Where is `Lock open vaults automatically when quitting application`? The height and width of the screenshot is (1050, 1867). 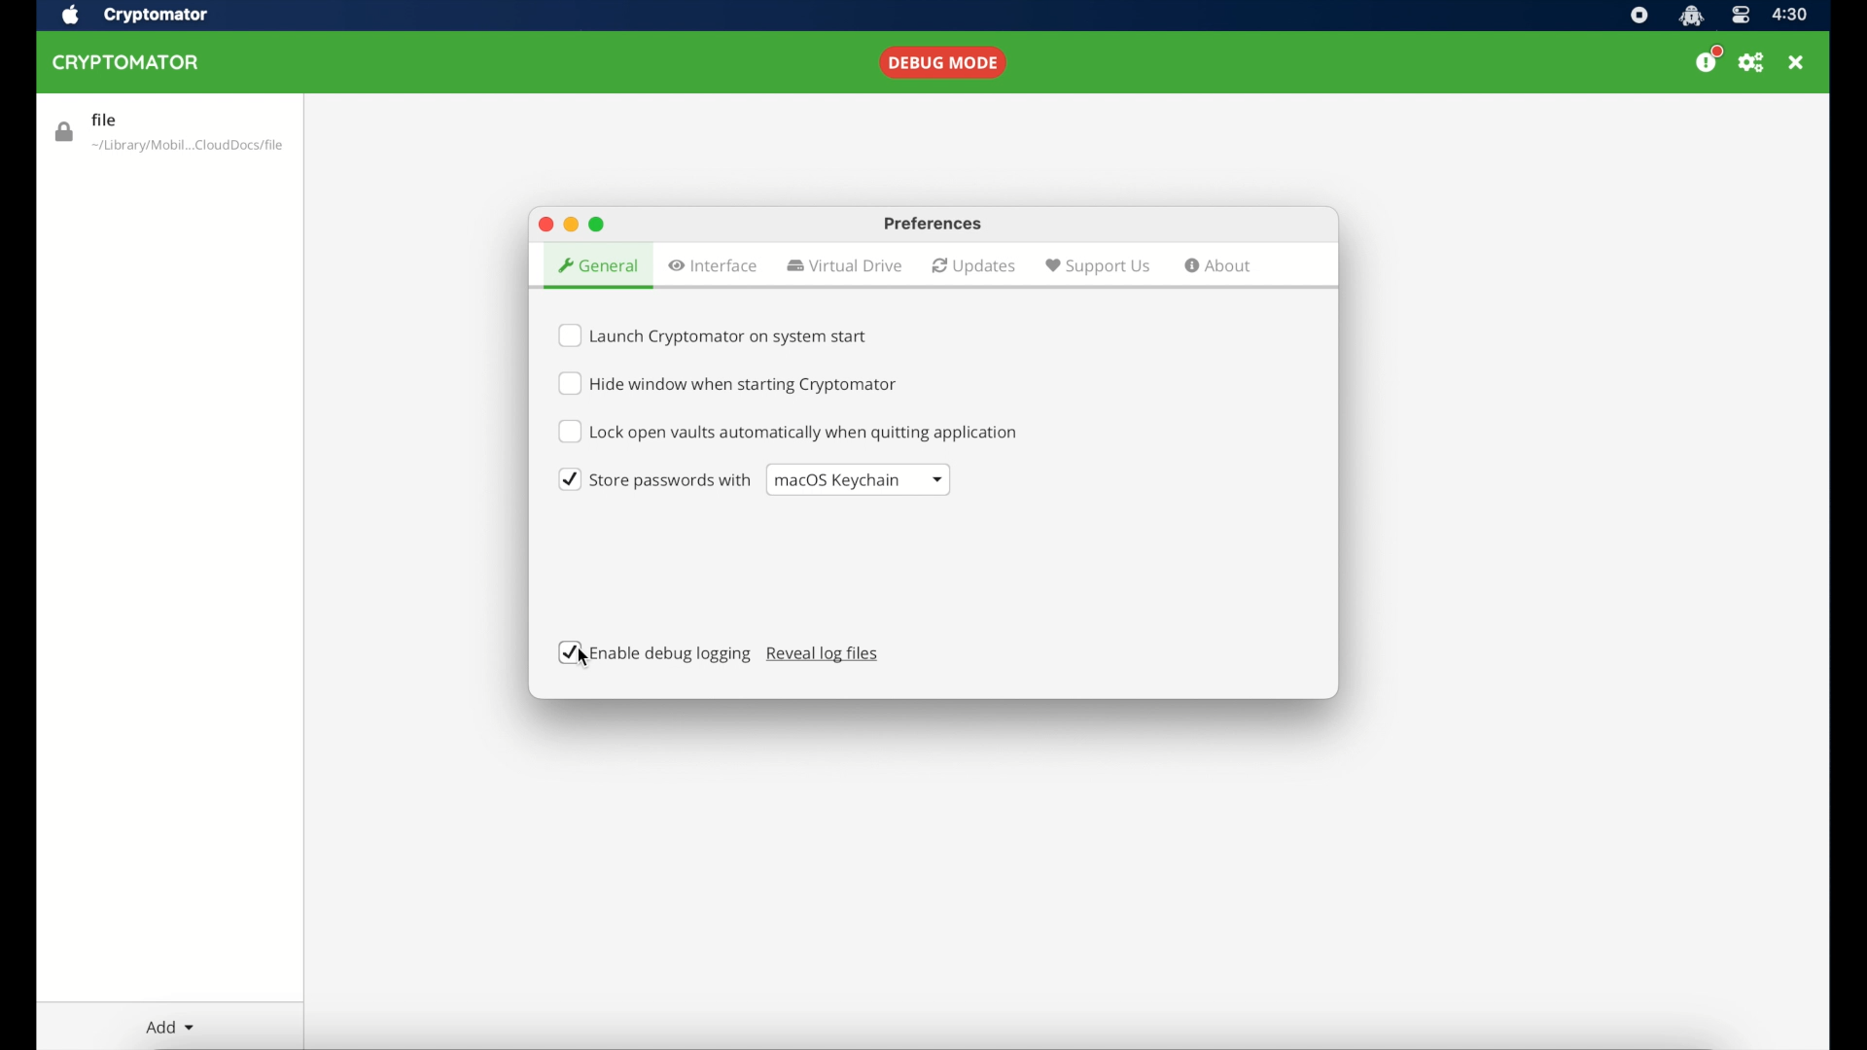
Lock open vaults automatically when quitting application is located at coordinates (790, 432).